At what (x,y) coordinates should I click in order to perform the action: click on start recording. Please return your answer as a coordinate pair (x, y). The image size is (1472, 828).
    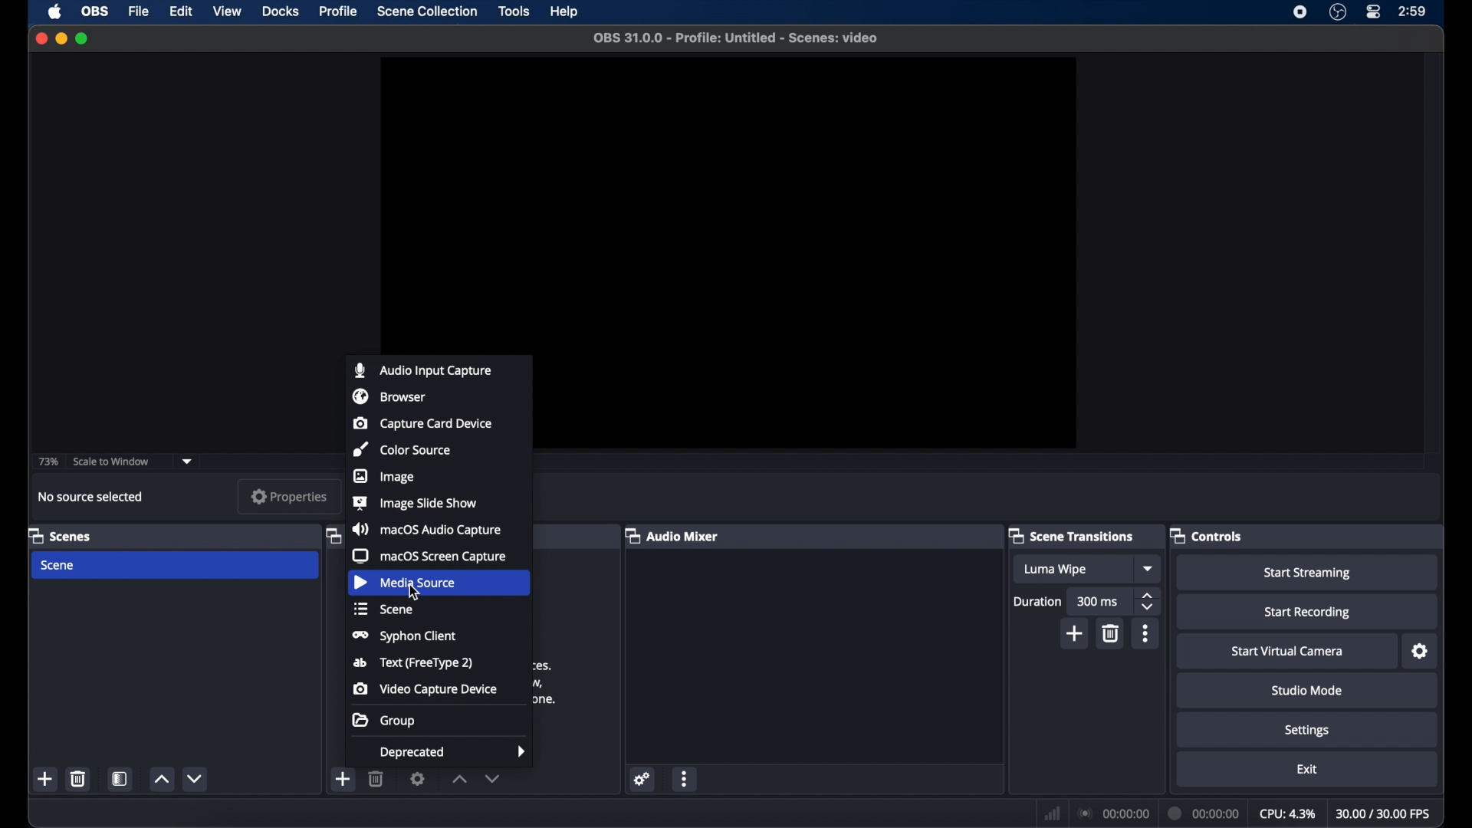
    Looking at the image, I should click on (1307, 613).